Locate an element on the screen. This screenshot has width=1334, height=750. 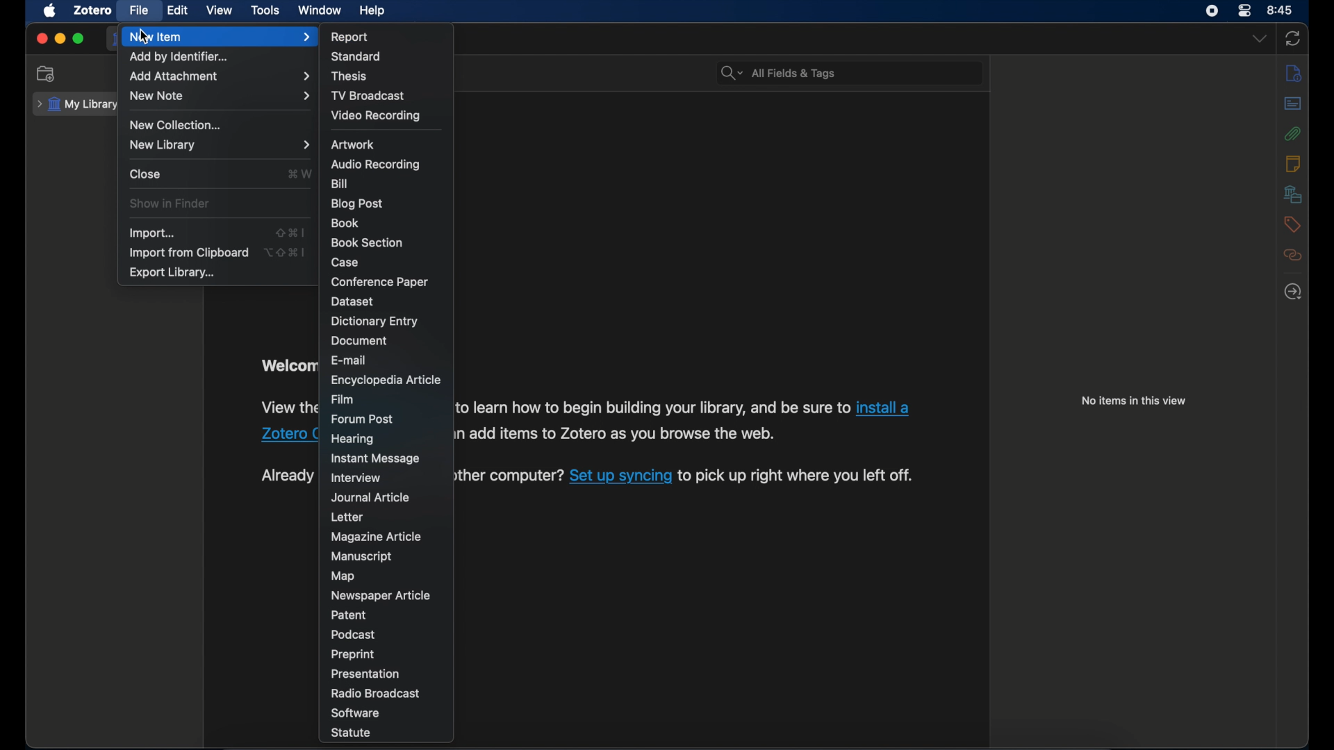
document is located at coordinates (360, 341).